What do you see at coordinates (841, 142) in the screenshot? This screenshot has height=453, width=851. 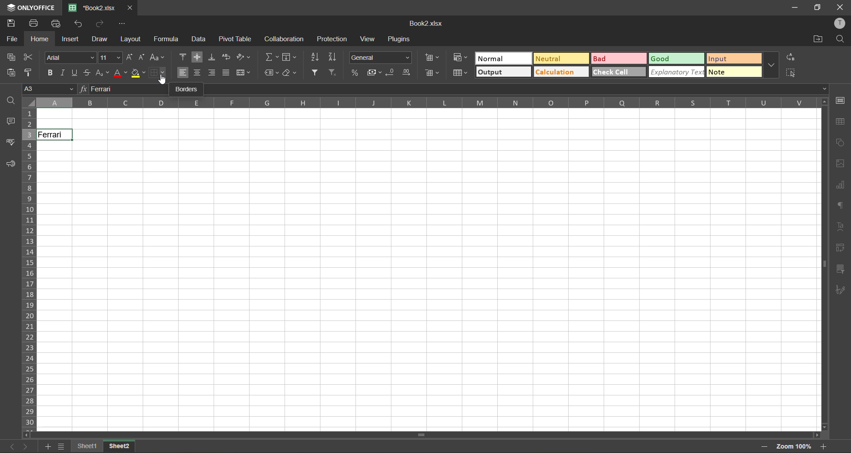 I see `shapes` at bounding box center [841, 142].